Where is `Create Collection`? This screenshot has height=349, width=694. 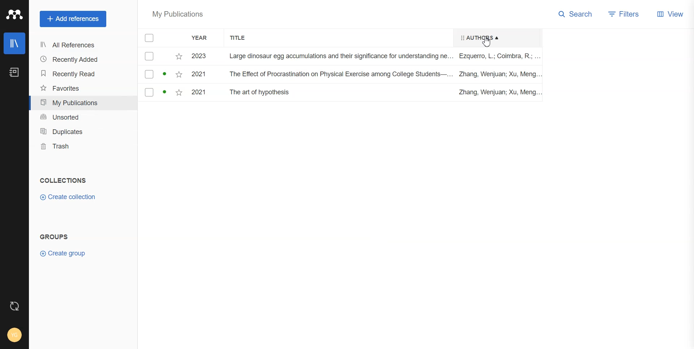 Create Collection is located at coordinates (68, 197).